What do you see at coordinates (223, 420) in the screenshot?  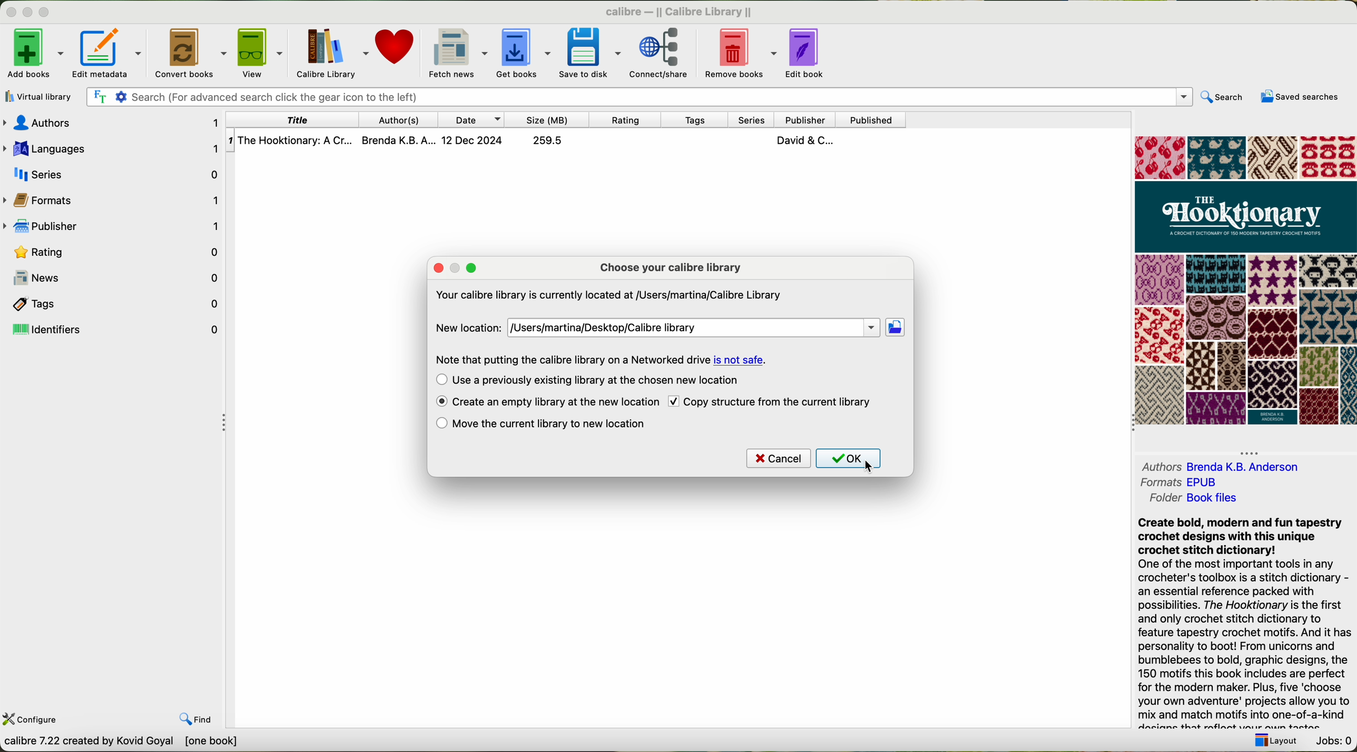 I see `hide` at bounding box center [223, 420].